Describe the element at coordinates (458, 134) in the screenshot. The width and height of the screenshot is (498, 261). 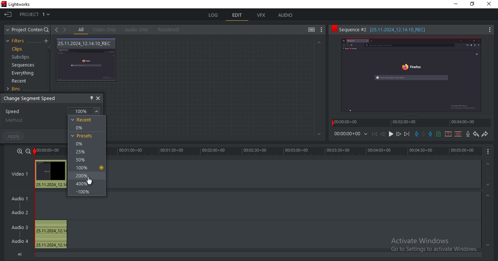
I see `delete the marked section` at that location.